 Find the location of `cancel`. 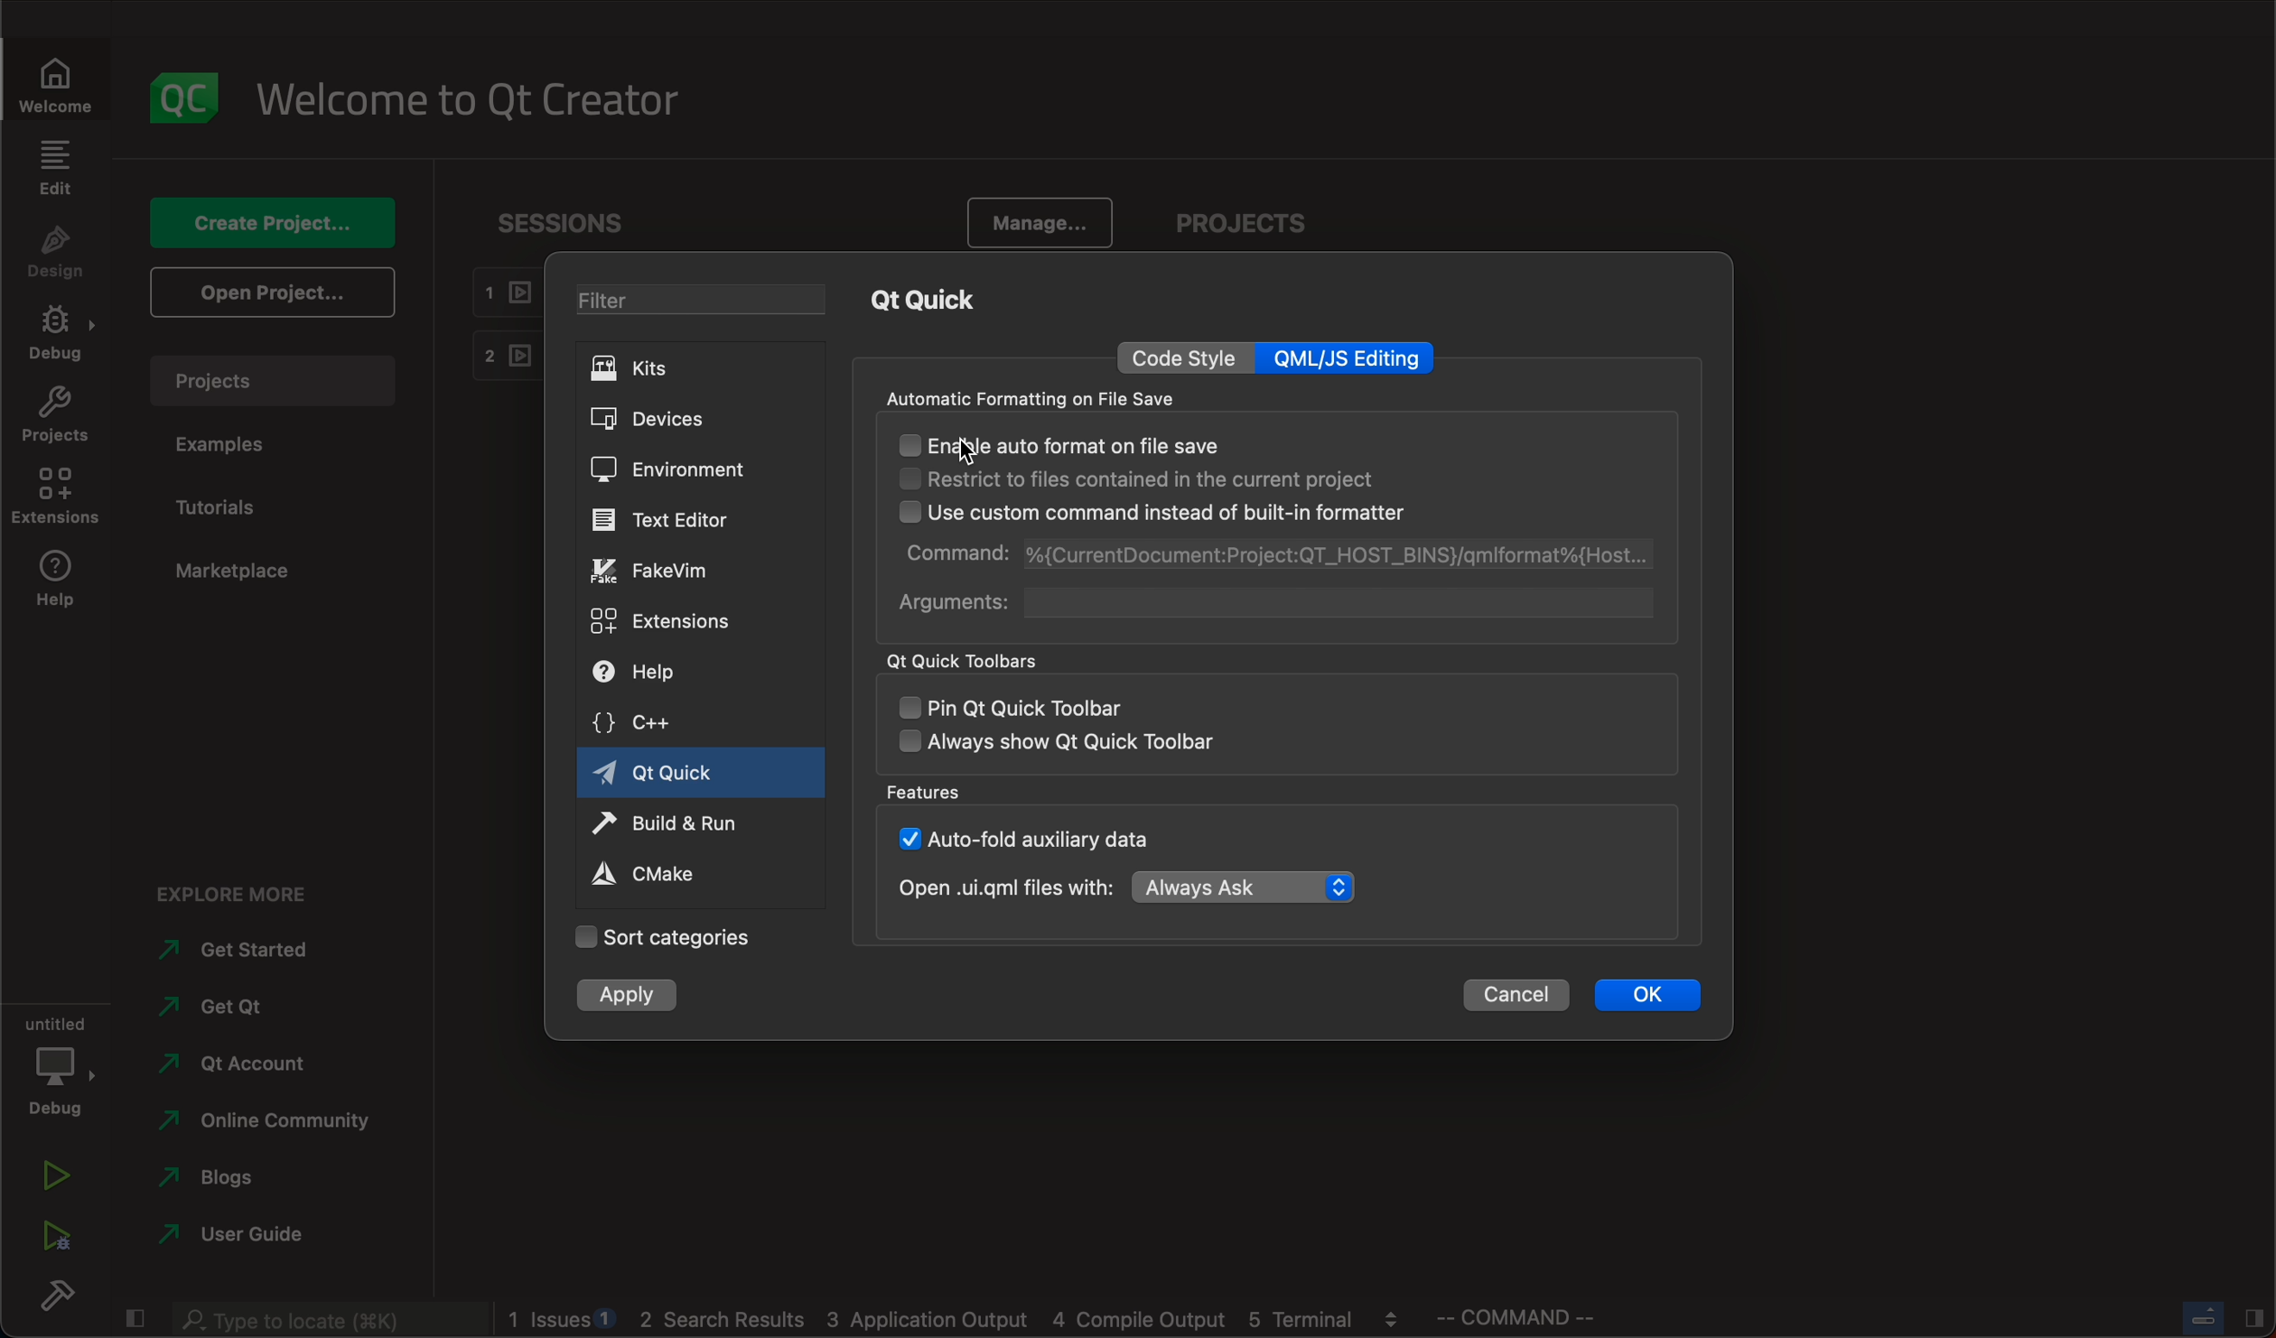

cancel is located at coordinates (1521, 995).